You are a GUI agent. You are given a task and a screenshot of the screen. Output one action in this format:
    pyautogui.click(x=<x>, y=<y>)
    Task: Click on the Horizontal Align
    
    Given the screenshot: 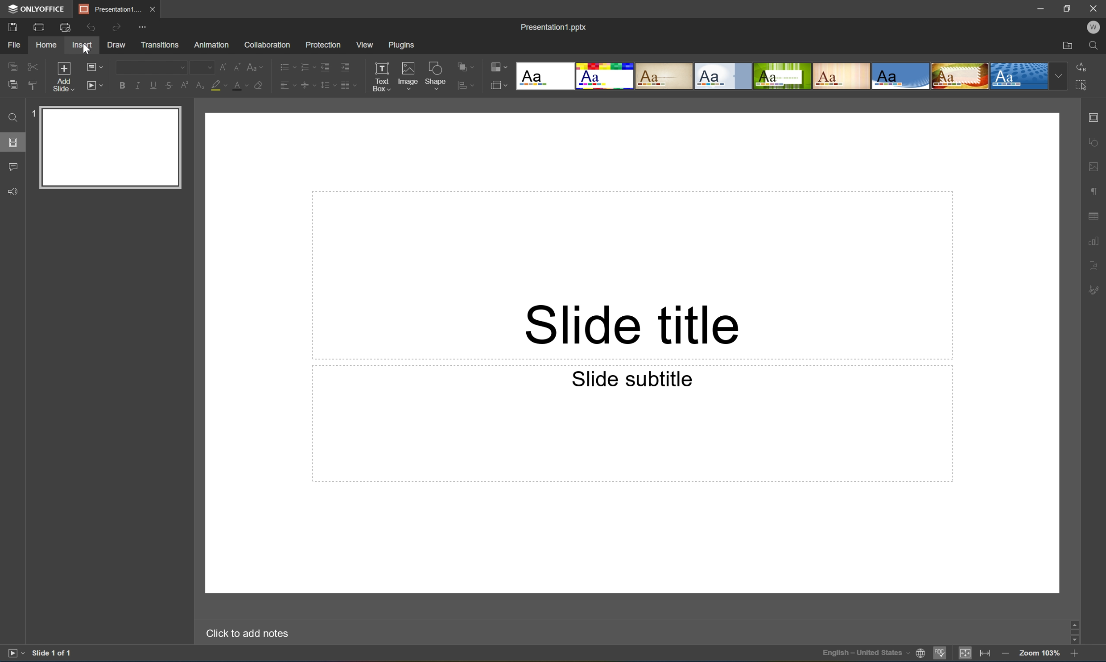 What is the action you would take?
    pyautogui.click(x=288, y=85)
    